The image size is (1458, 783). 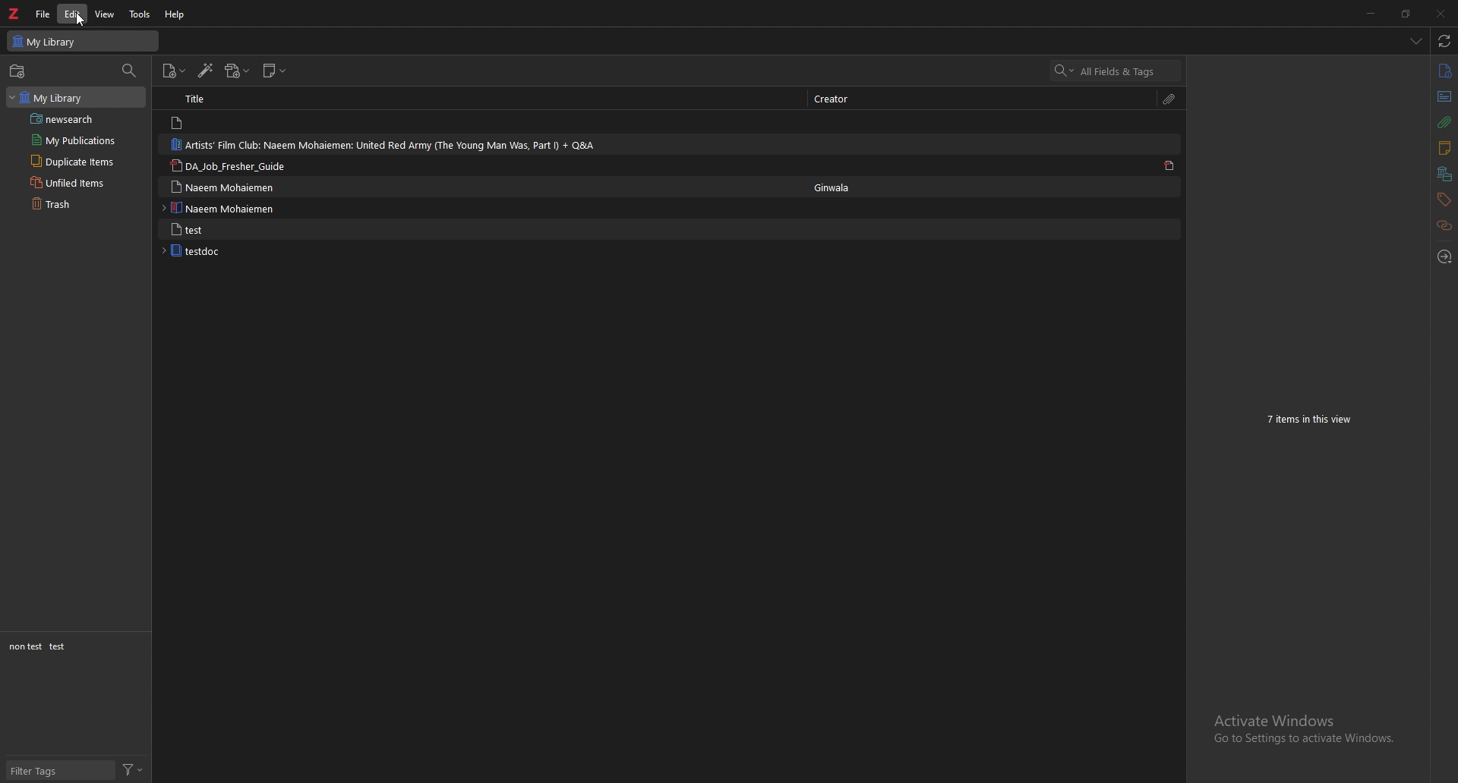 What do you see at coordinates (1444, 71) in the screenshot?
I see `info` at bounding box center [1444, 71].